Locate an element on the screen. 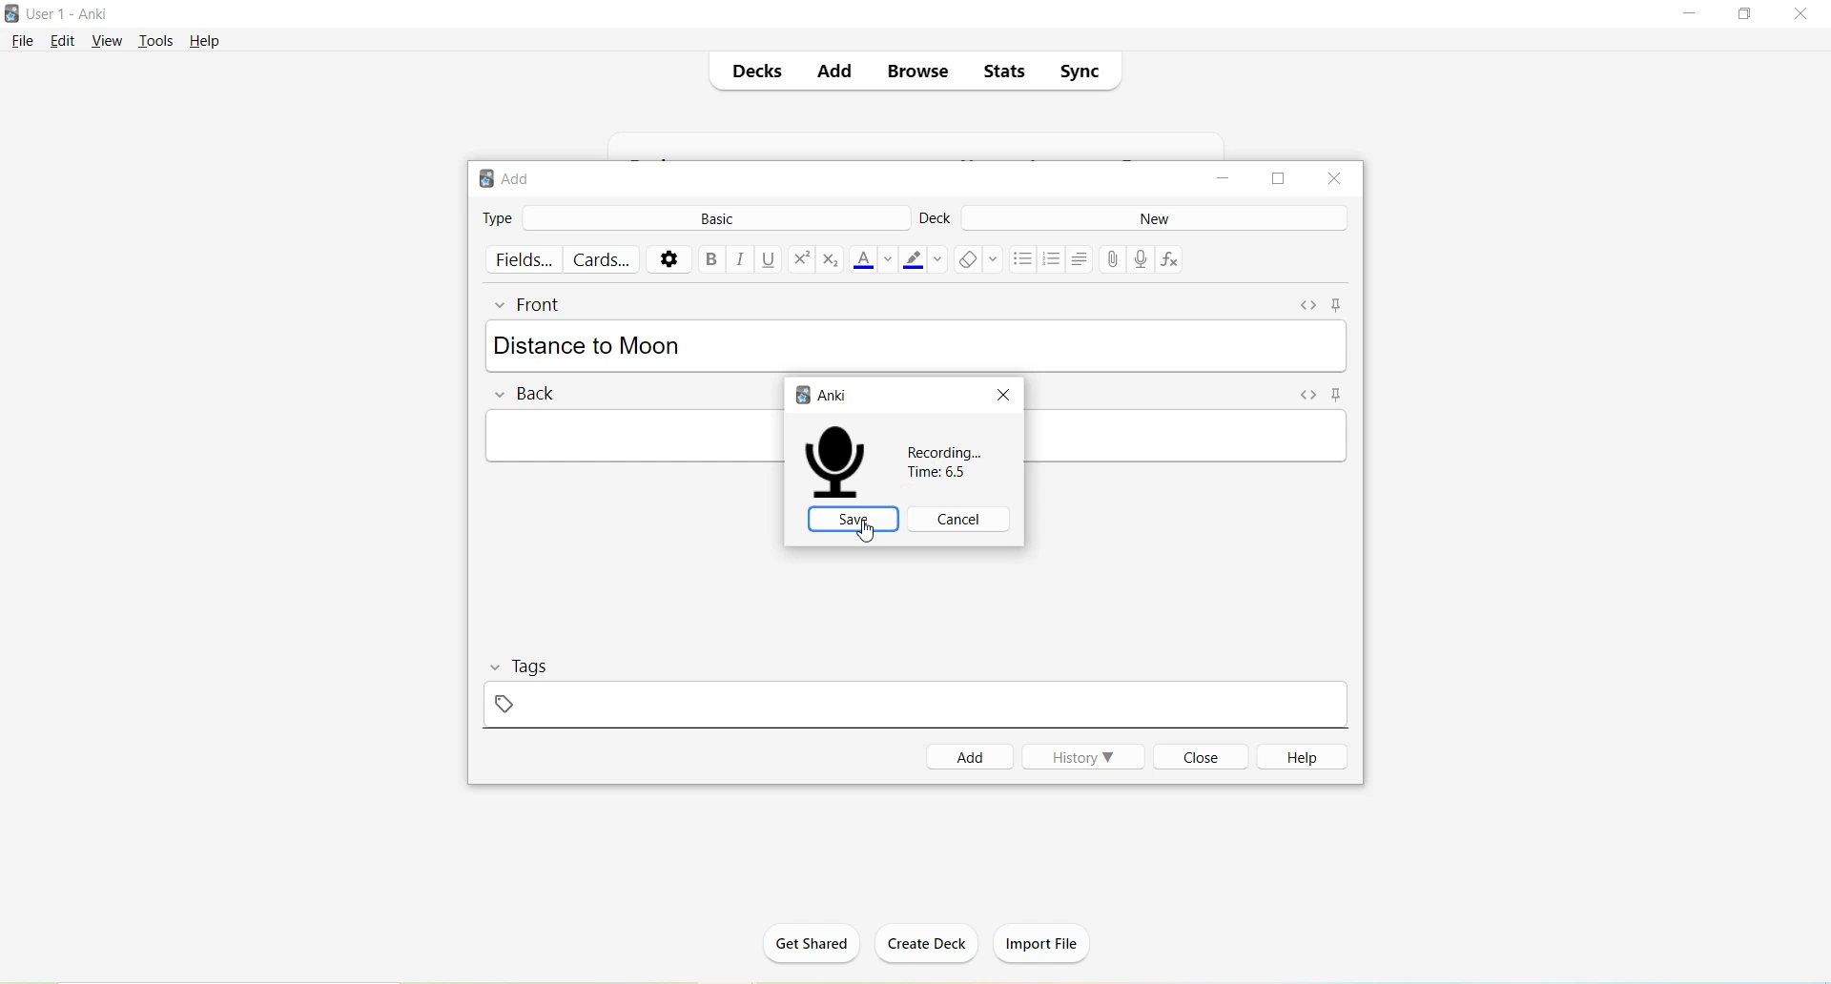 The image size is (1831, 984). Text Field is located at coordinates (633, 435).